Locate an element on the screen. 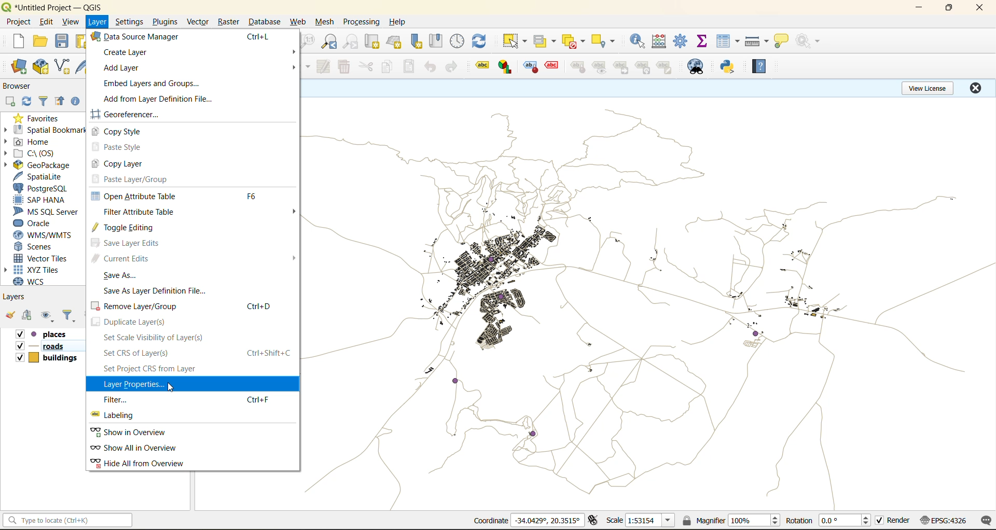  embed layers and groups is located at coordinates (150, 83).